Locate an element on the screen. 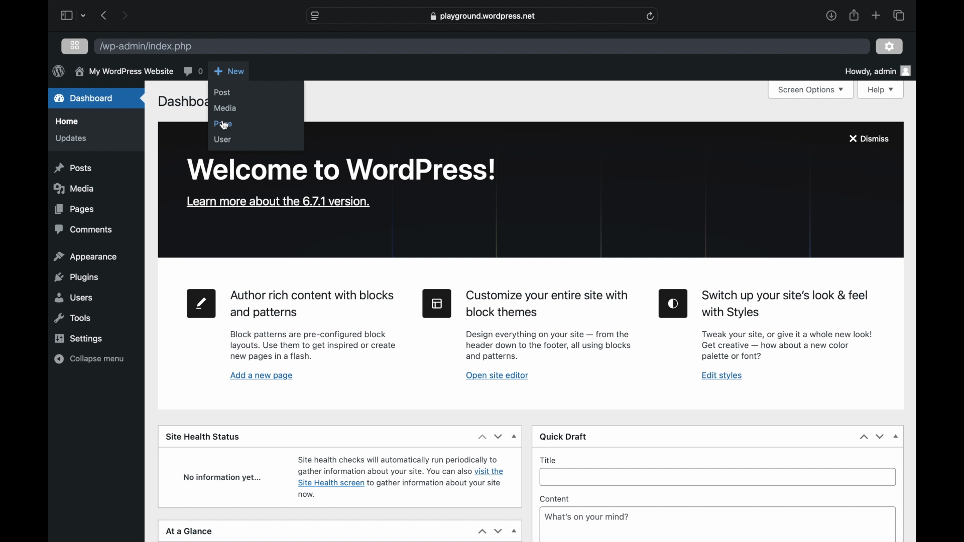 The image size is (964, 542). screen options is located at coordinates (811, 90).